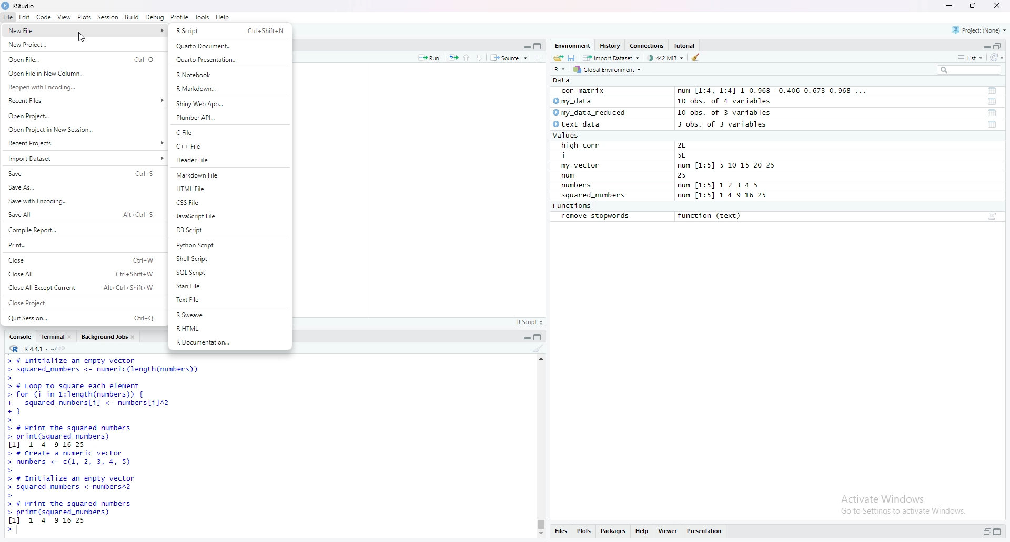 The image size is (1010, 542). Describe the element at coordinates (595, 113) in the screenshot. I see `my_data_reduced` at that location.